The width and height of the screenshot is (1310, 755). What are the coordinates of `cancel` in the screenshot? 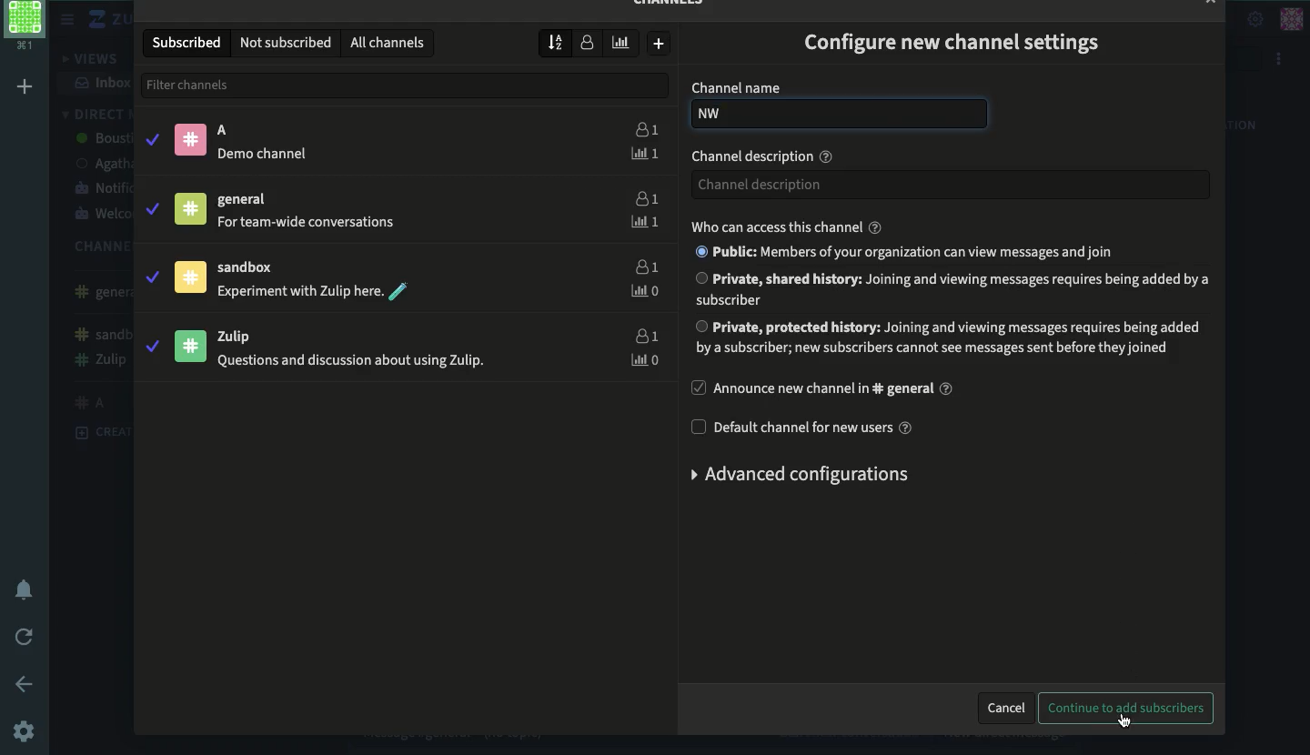 It's located at (1004, 710).